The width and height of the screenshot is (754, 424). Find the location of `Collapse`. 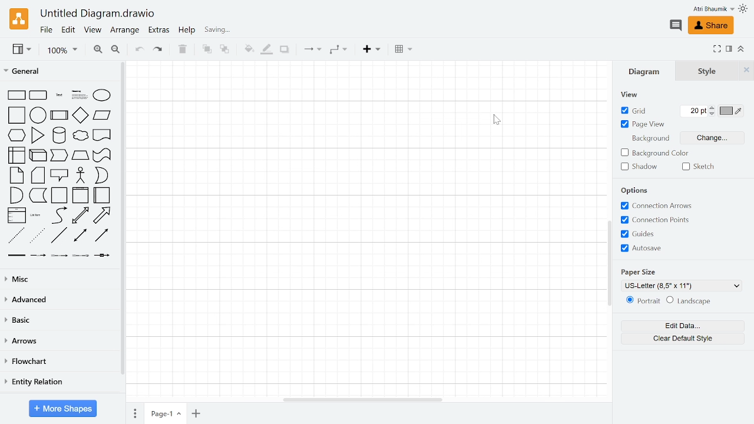

Collapse is located at coordinates (741, 49).